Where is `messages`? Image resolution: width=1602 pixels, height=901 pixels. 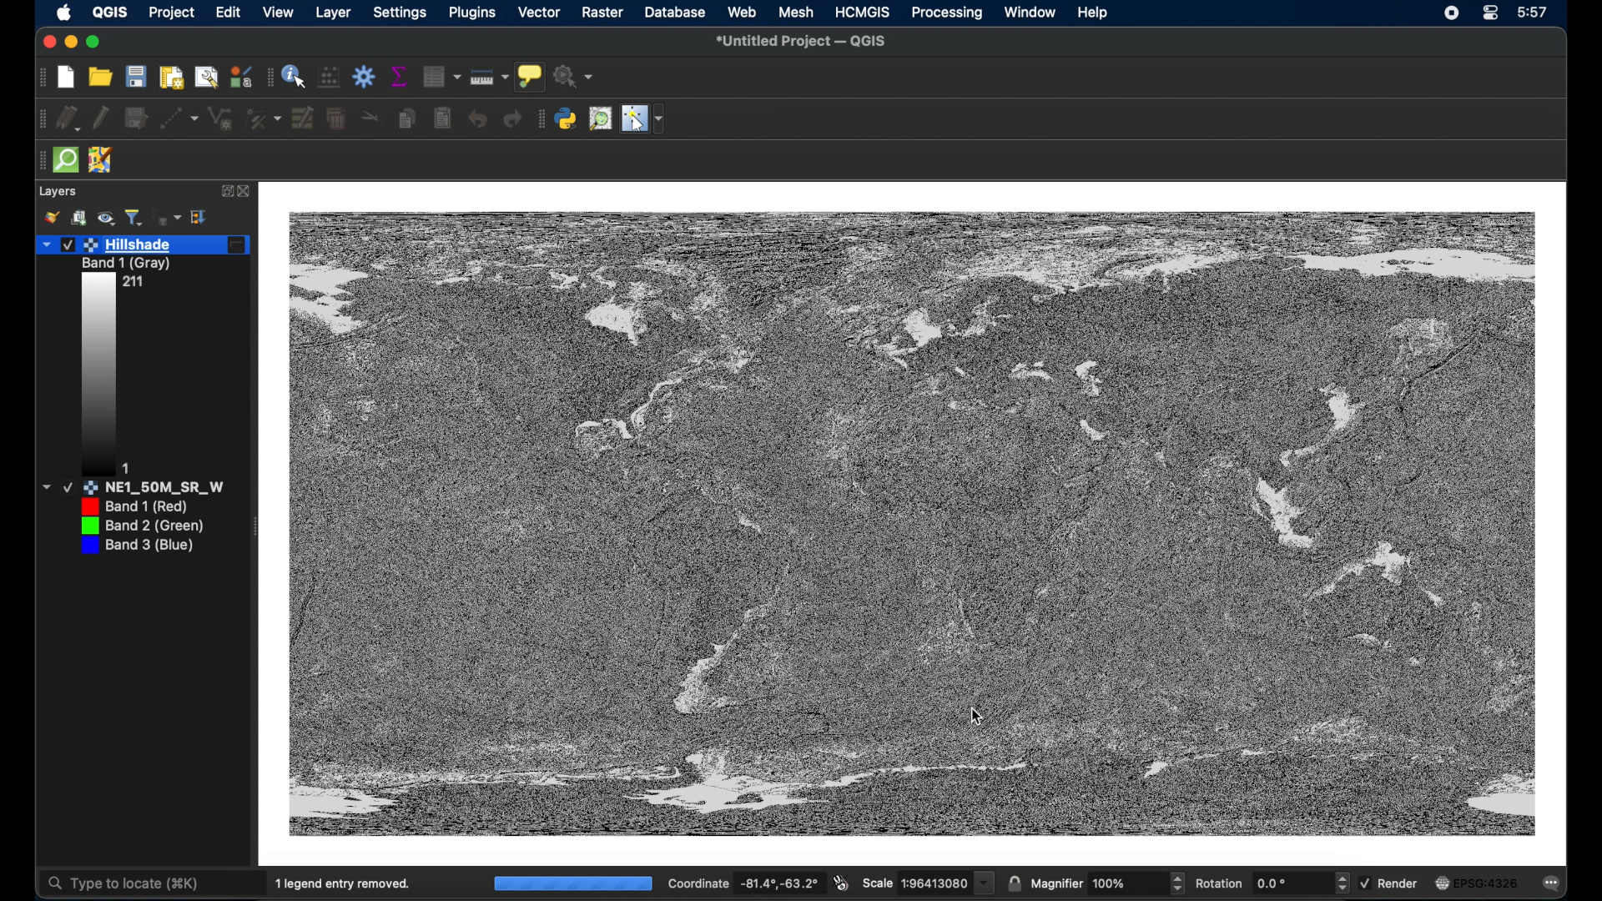 messages is located at coordinates (1554, 884).